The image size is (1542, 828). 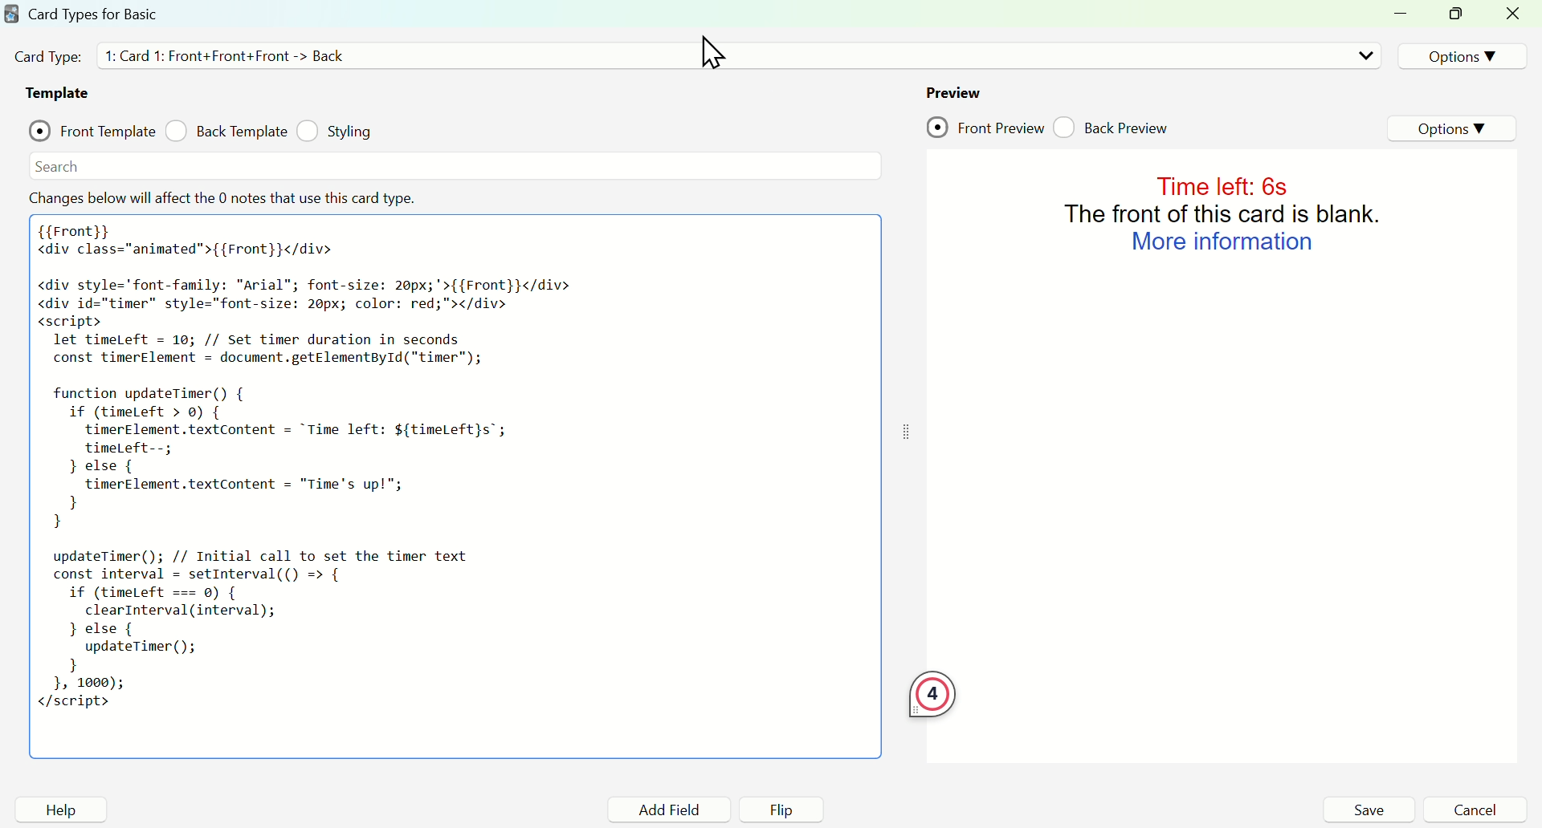 What do you see at coordinates (1458, 55) in the screenshot?
I see `Options` at bounding box center [1458, 55].